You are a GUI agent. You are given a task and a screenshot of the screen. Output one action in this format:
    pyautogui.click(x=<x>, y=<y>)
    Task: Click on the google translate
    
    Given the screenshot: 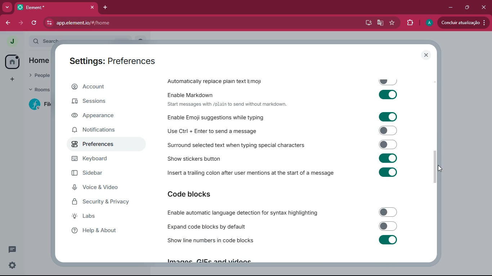 What is the action you would take?
    pyautogui.click(x=380, y=23)
    